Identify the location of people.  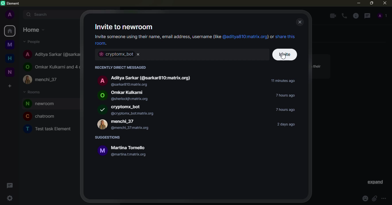
(382, 15).